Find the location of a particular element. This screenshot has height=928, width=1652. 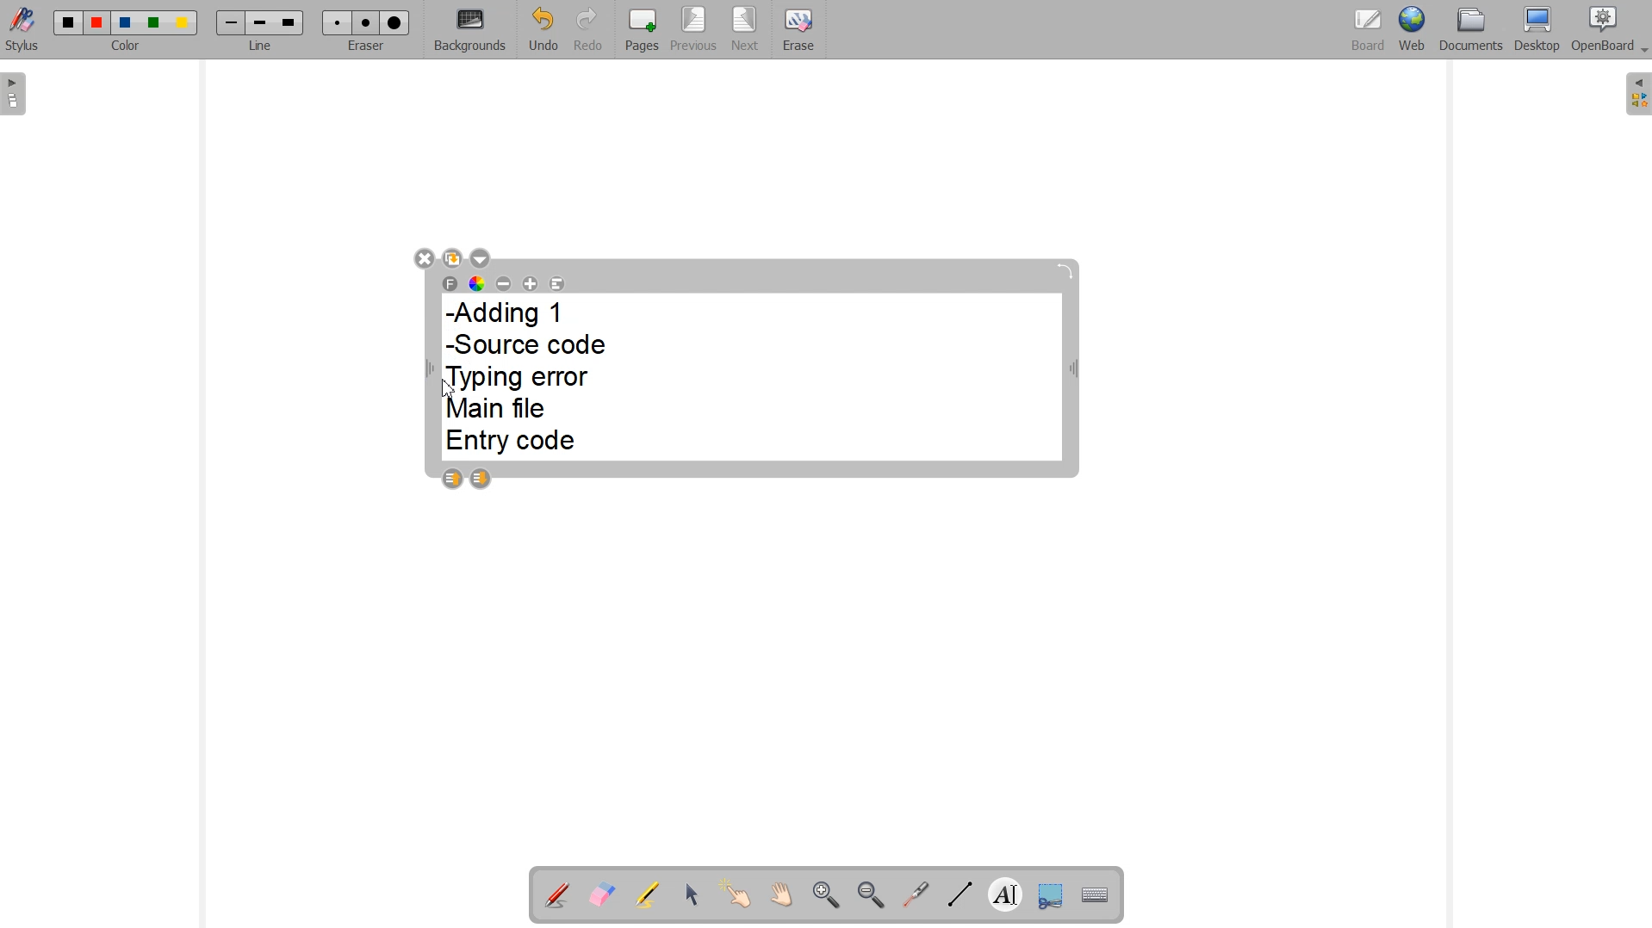

Rotate block is located at coordinates (1065, 272).